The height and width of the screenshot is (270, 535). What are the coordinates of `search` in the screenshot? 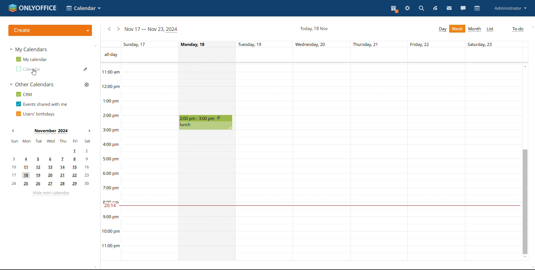 It's located at (421, 9).